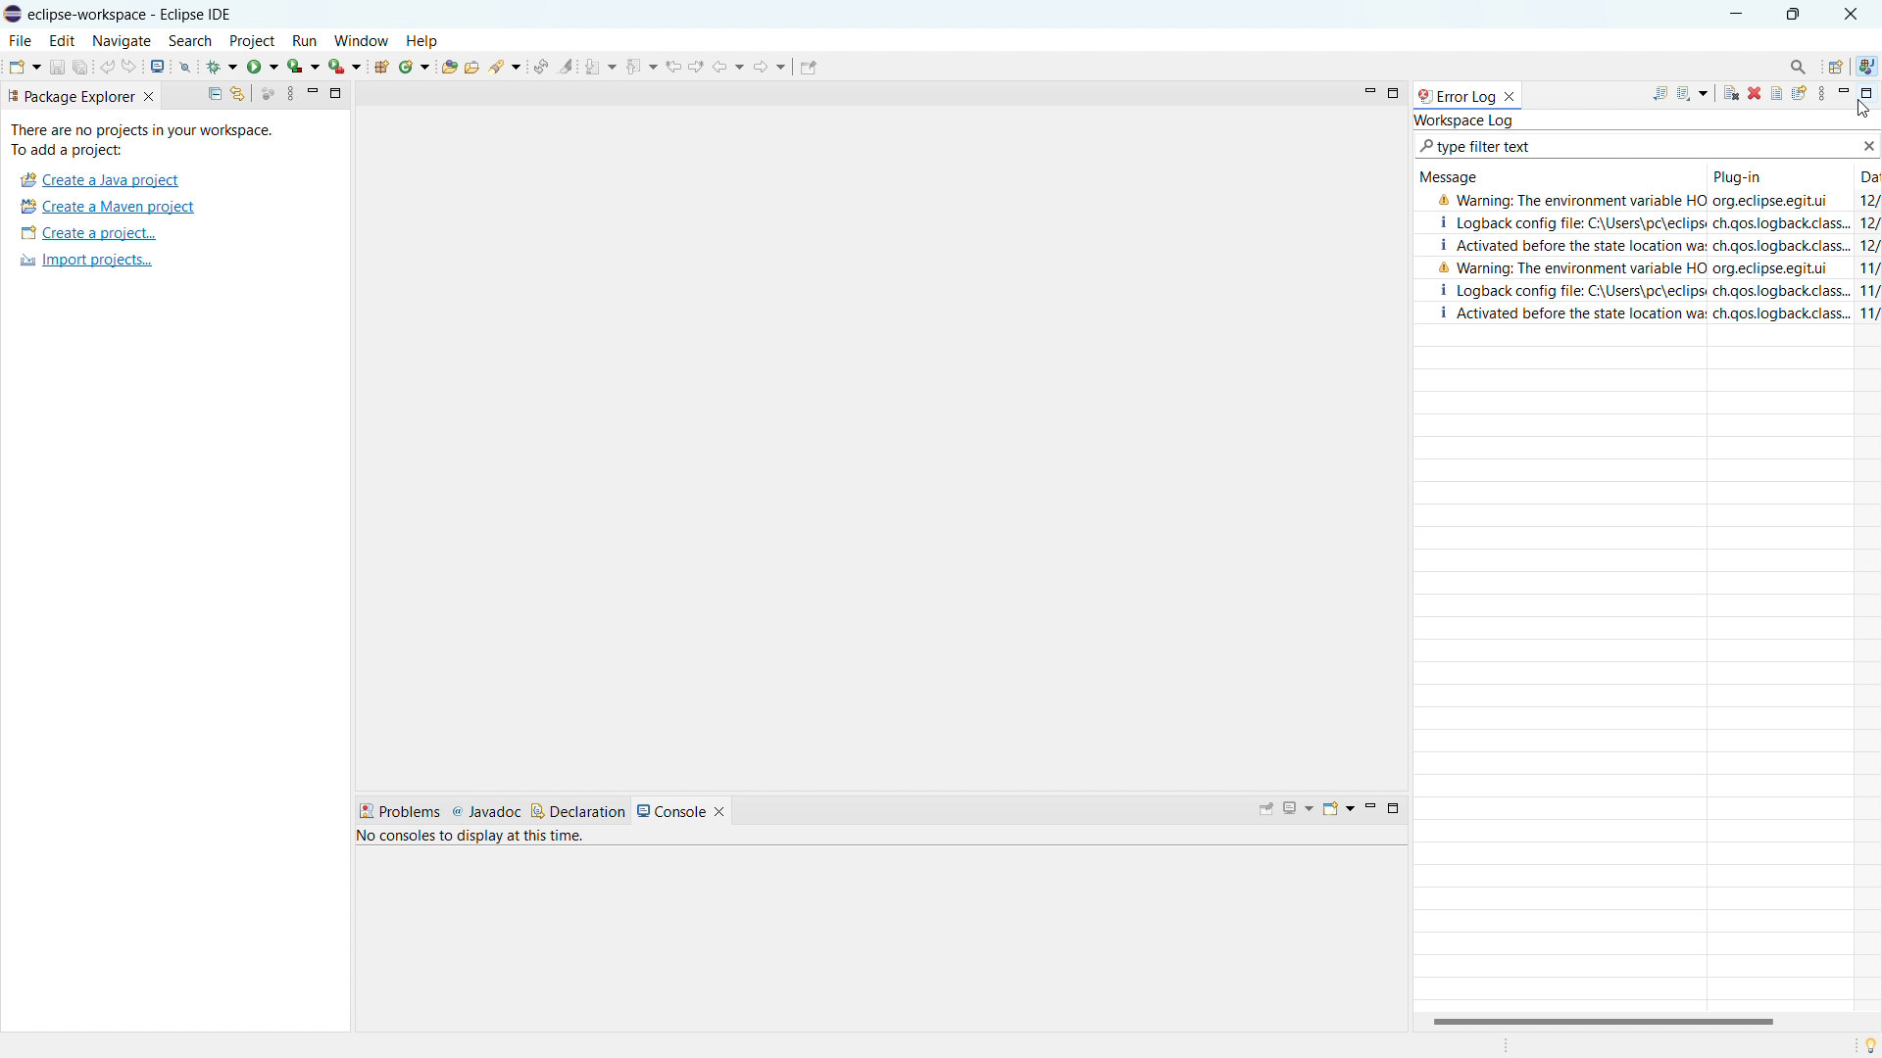 The image size is (1882, 1058). Describe the element at coordinates (697, 66) in the screenshot. I see `next edit location` at that location.